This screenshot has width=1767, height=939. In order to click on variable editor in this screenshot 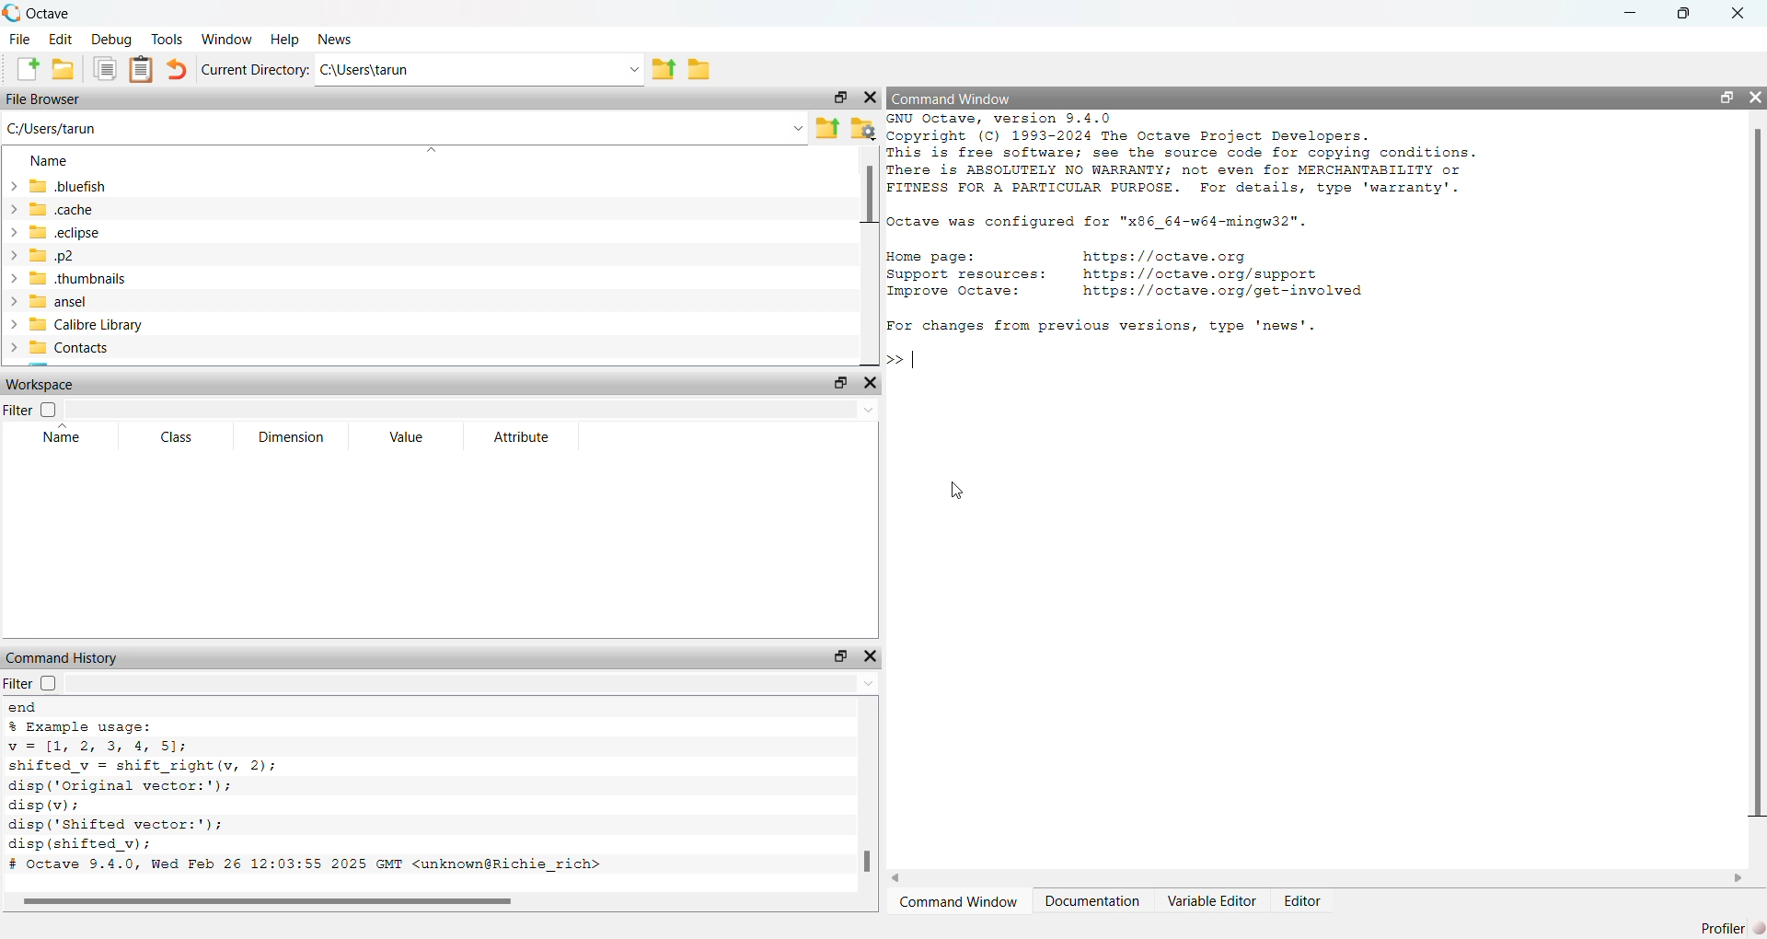, I will do `click(1207, 902)`.